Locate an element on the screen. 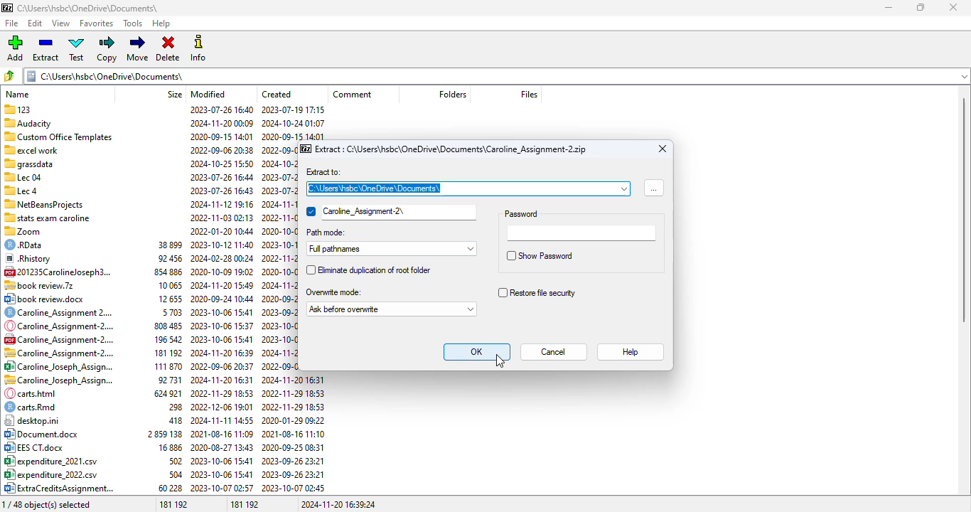 The image size is (971, 512).  Caroline_Assignment-2.... 808485 2023-10-06 15:37 2023-10-06 15:35 is located at coordinates (165, 326).